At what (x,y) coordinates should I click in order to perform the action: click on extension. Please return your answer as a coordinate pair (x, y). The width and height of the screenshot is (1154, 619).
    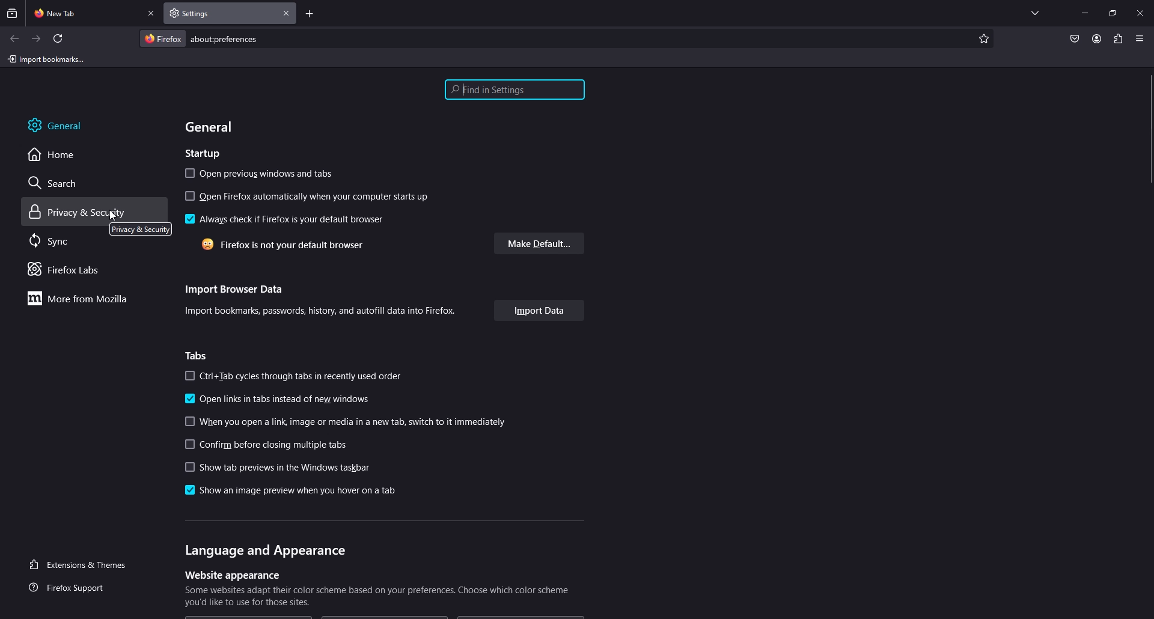
    Looking at the image, I should click on (1119, 38).